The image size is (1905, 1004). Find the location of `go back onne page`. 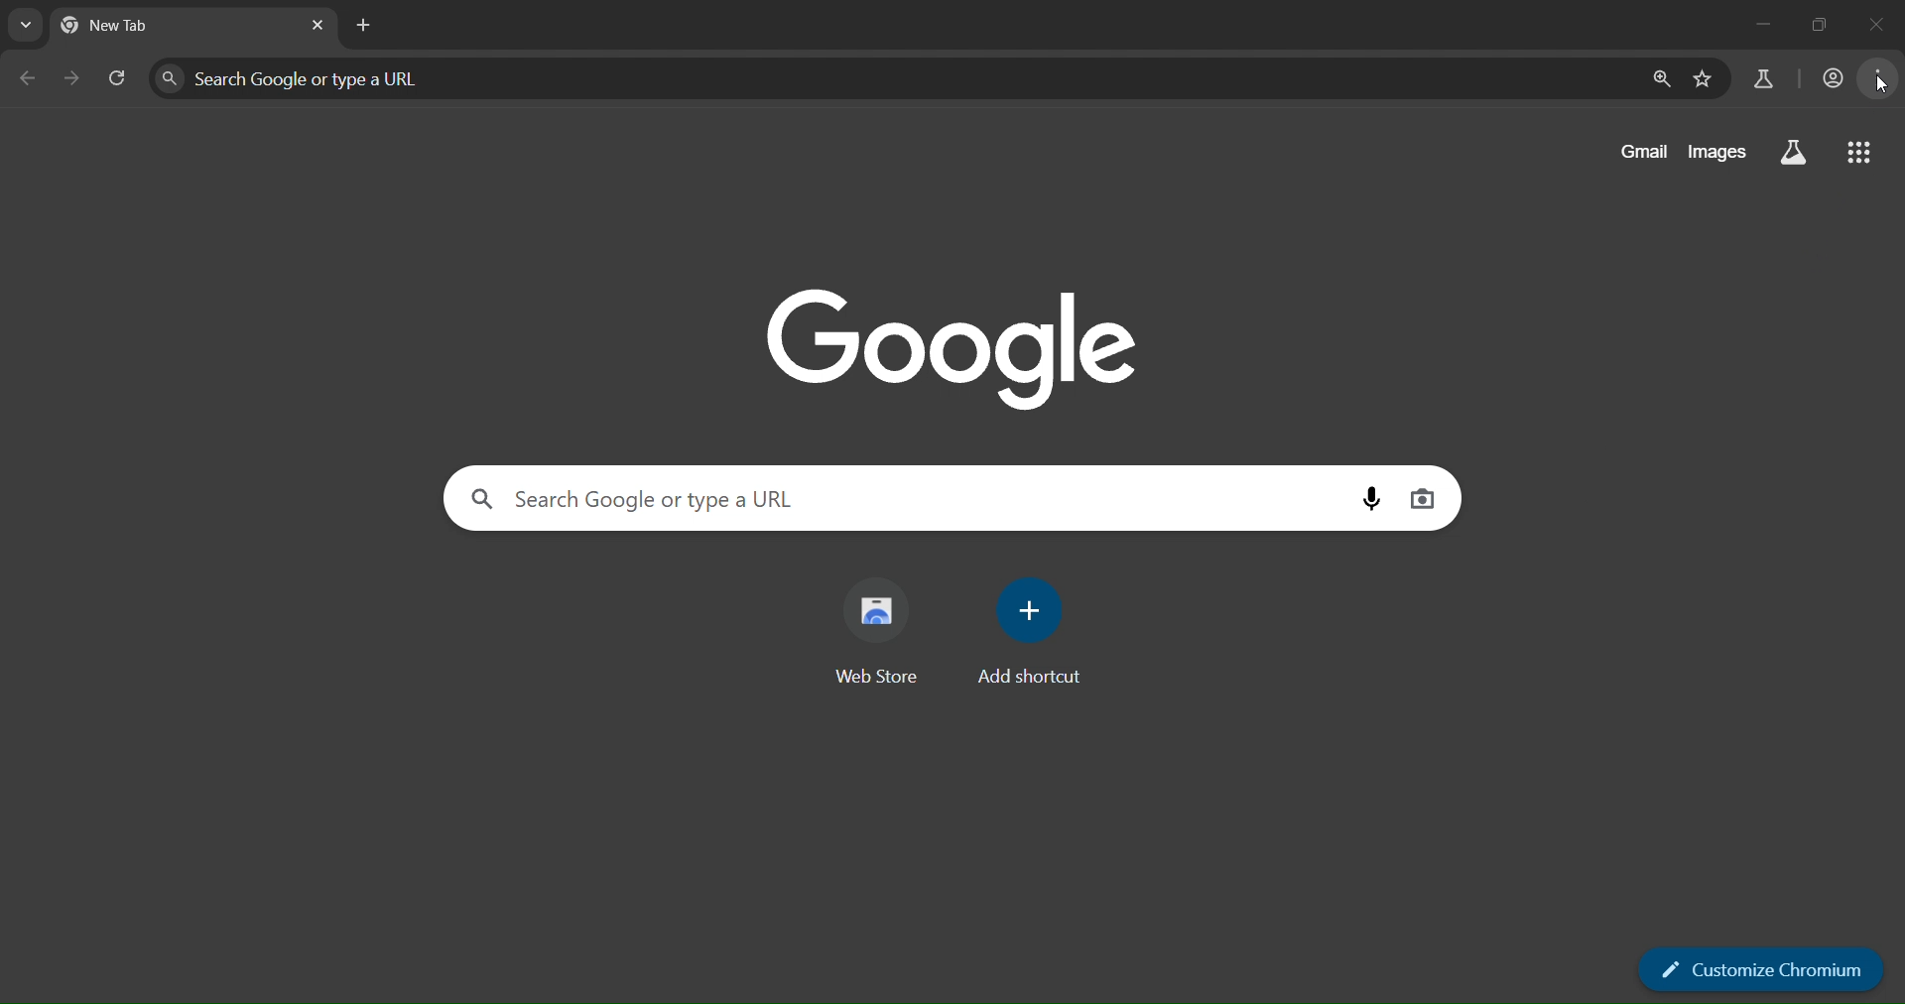

go back onne page is located at coordinates (26, 77).